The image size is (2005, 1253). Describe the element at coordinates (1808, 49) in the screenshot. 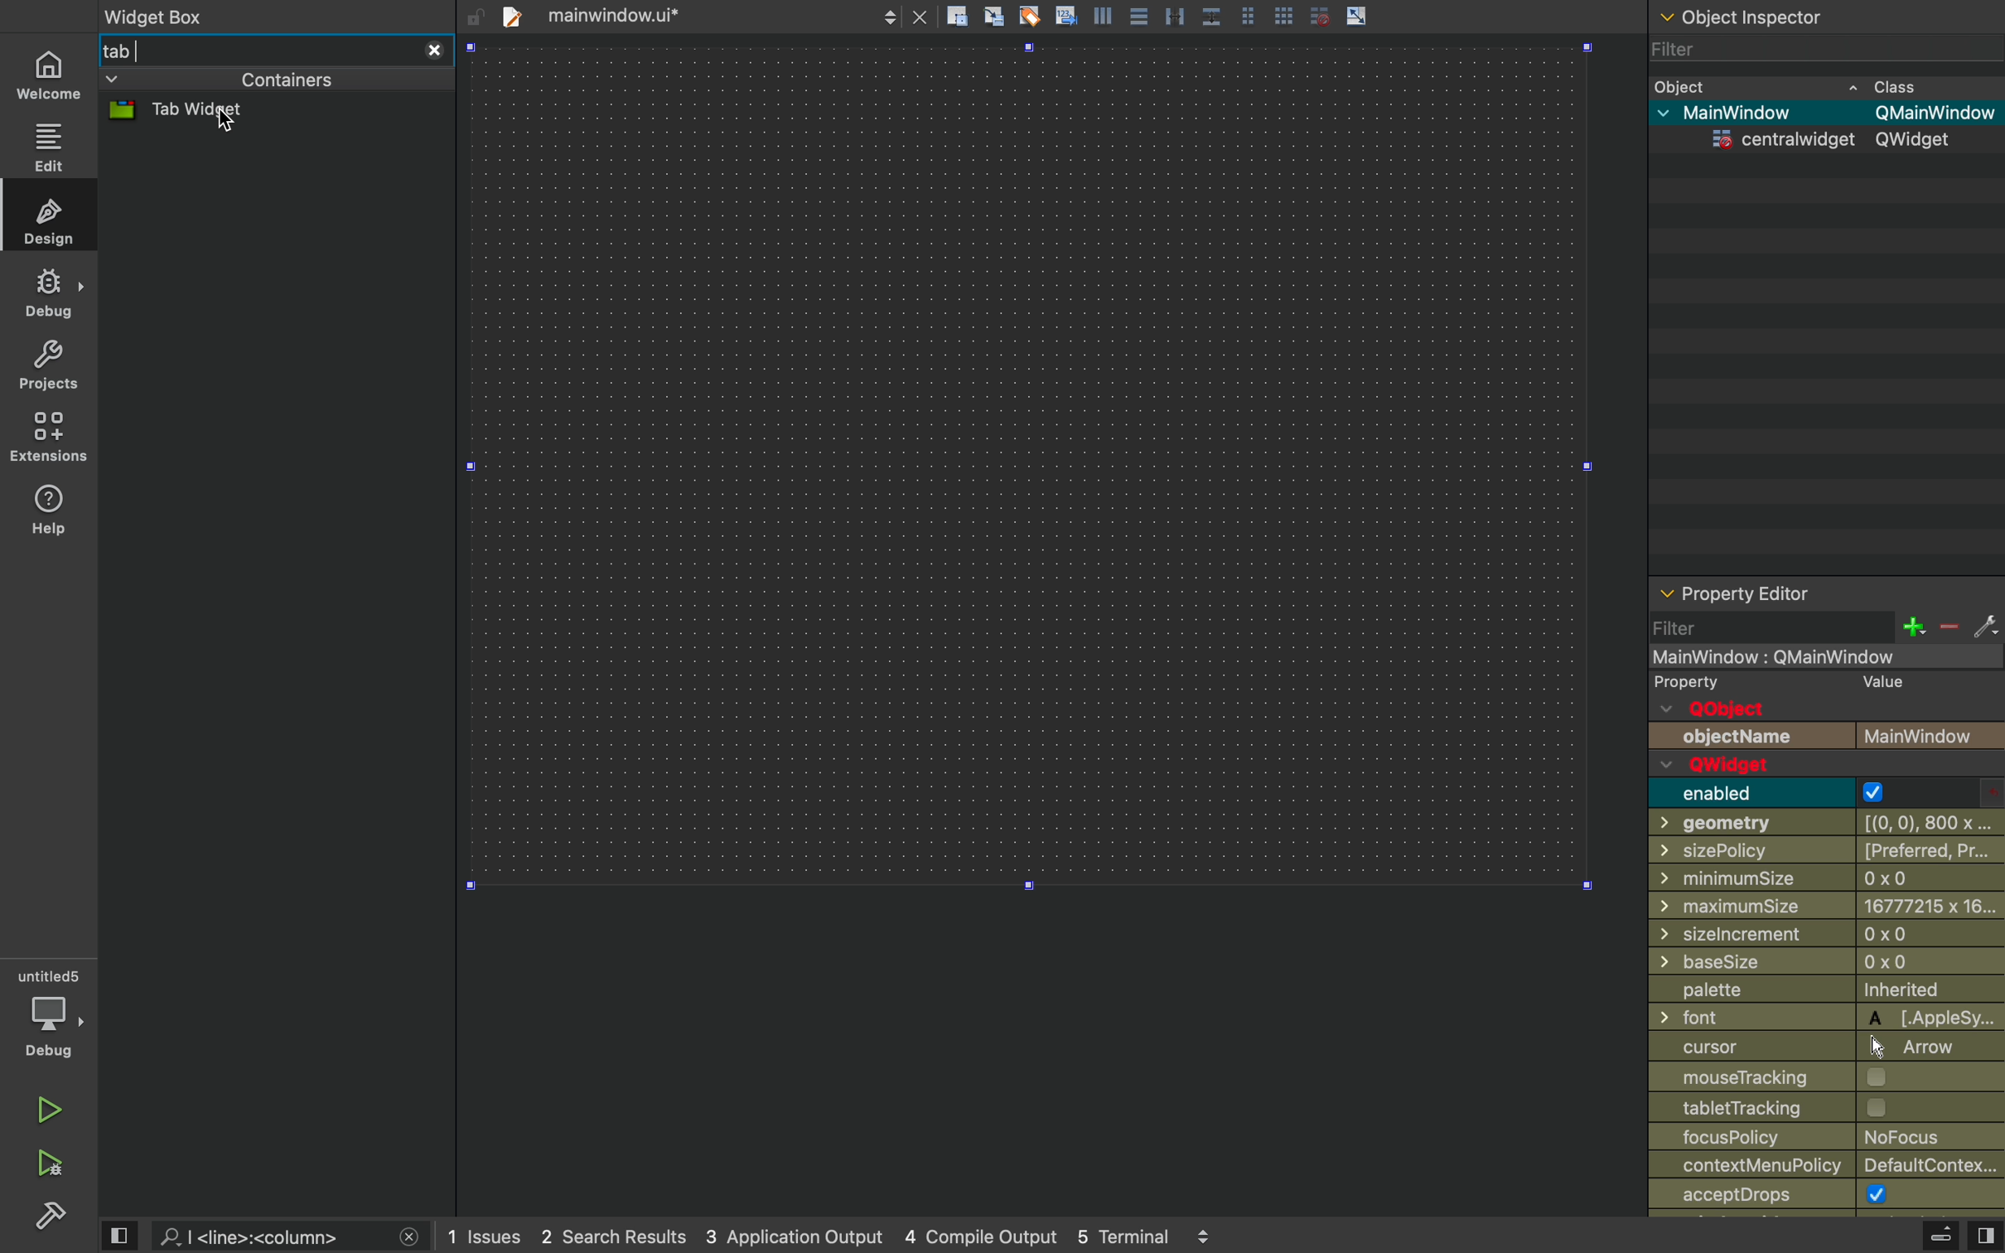

I see `filter` at that location.